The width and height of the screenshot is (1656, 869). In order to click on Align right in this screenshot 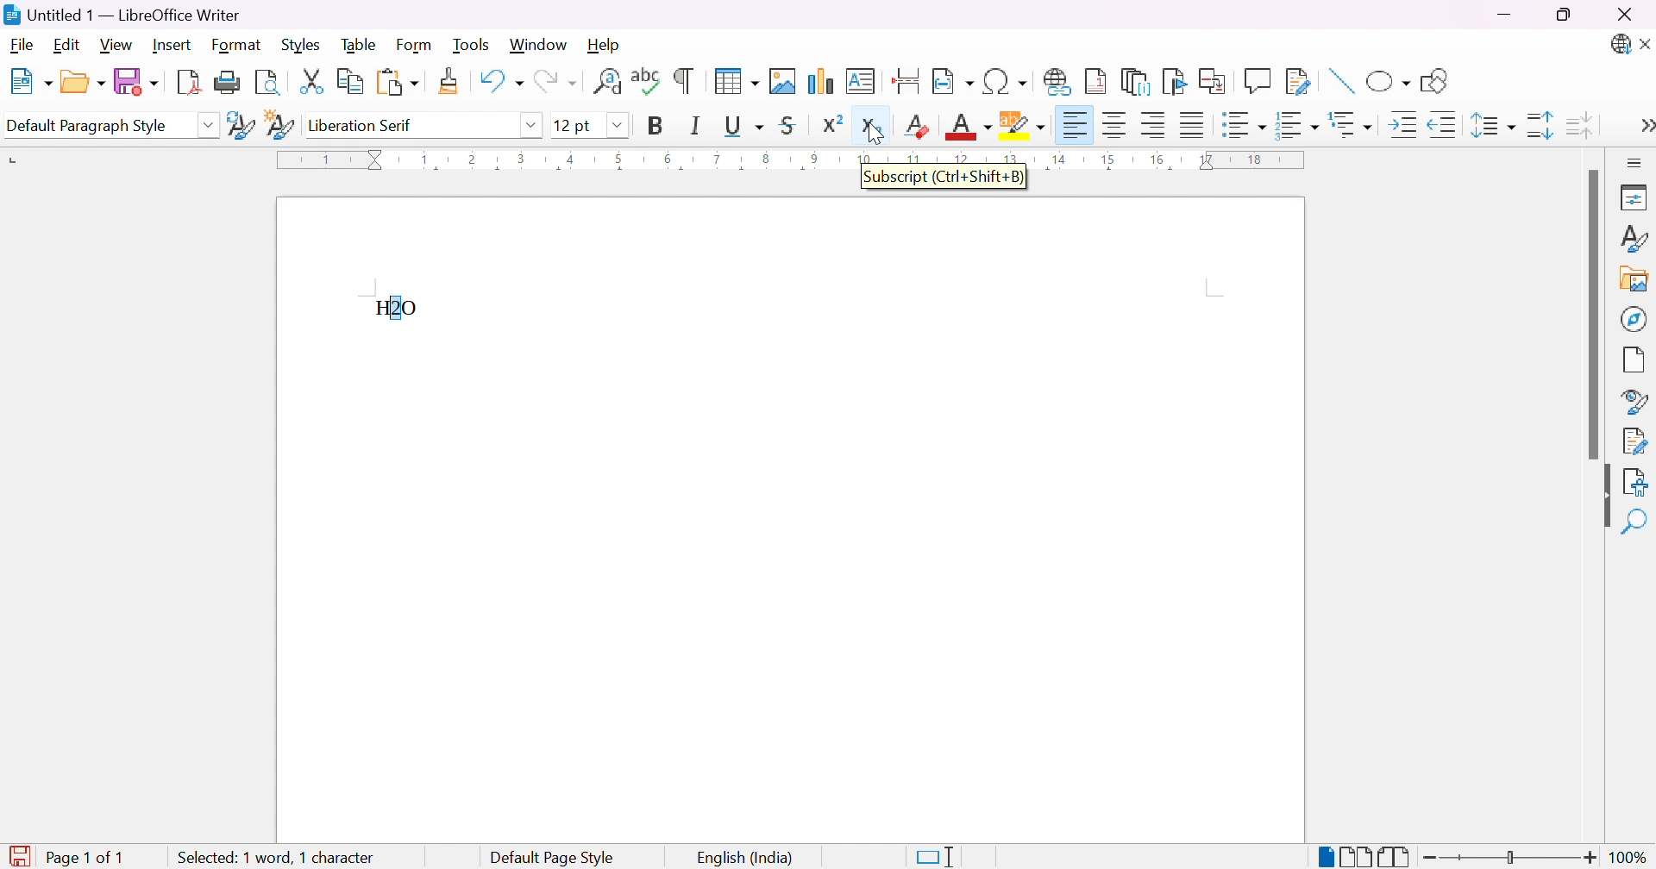, I will do `click(1155, 126)`.